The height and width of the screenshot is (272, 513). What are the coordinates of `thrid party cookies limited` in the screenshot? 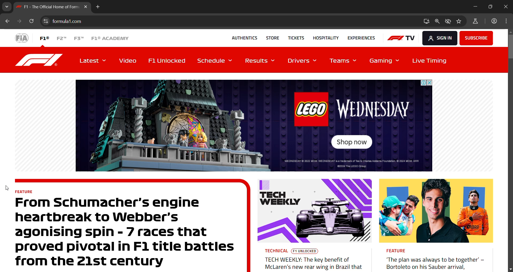 It's located at (448, 22).